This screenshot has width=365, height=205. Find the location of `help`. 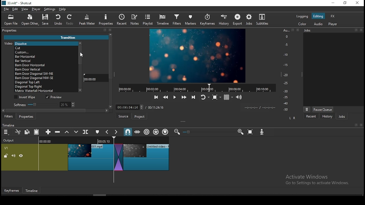

help is located at coordinates (62, 9).